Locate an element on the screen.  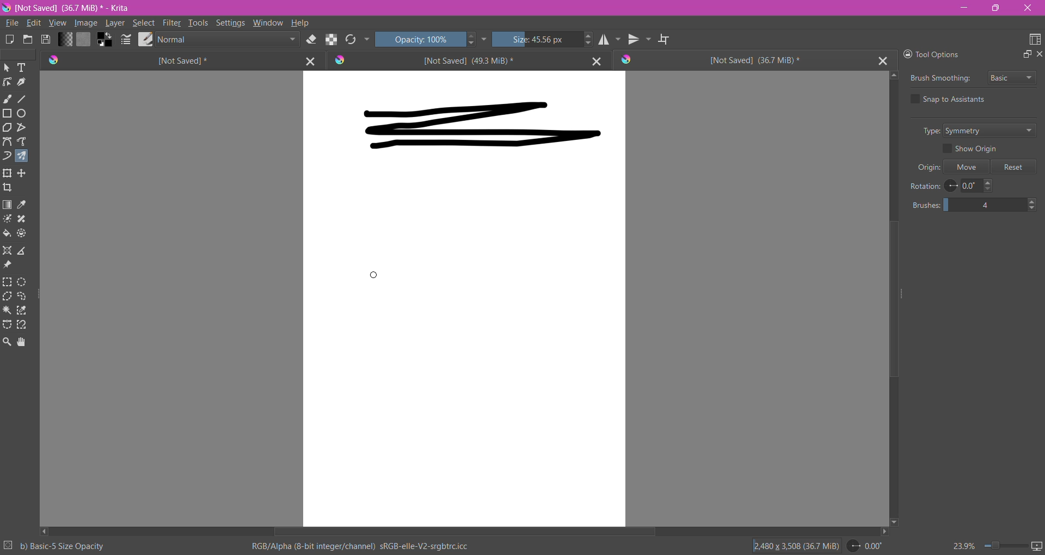
Move is located at coordinates (968, 167).